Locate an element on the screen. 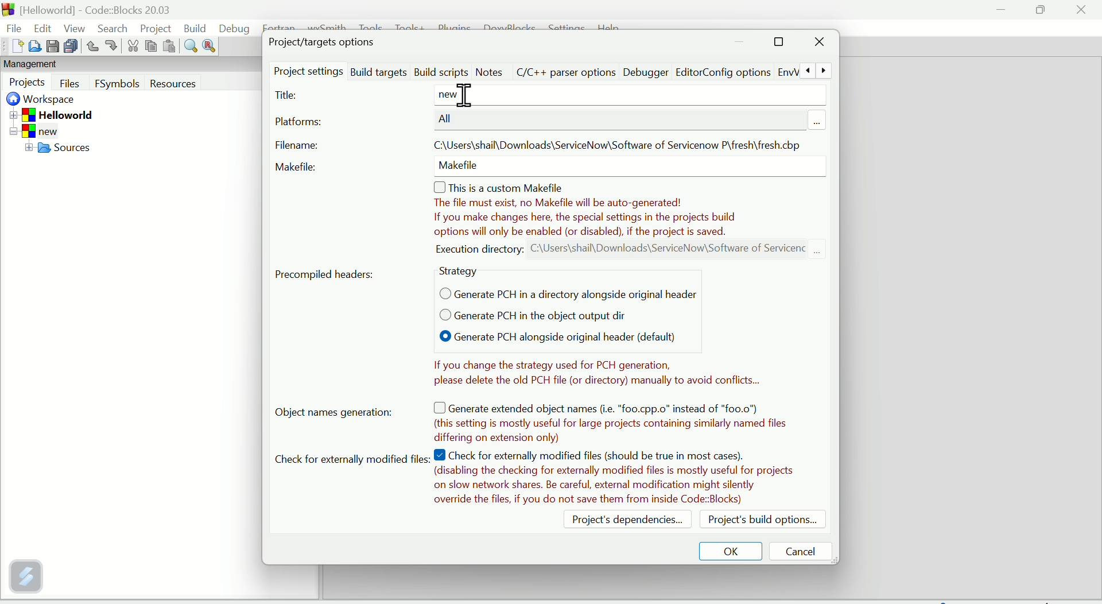 The image size is (1102, 604). Projects is located at coordinates (28, 83).